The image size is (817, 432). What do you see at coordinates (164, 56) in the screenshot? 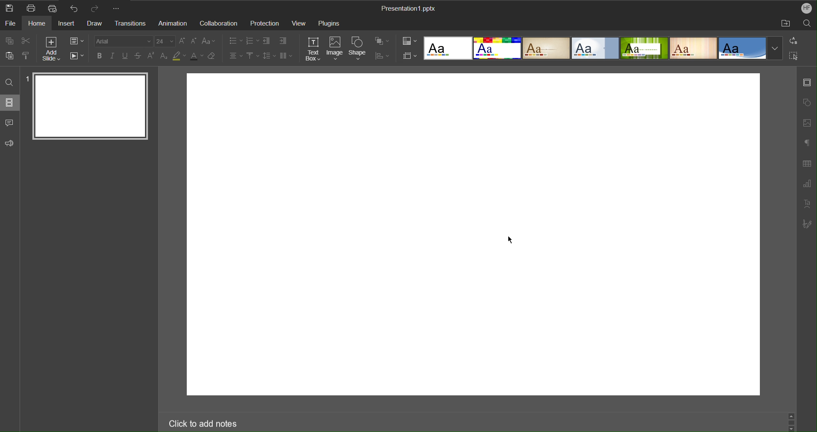
I see `Subscript` at bounding box center [164, 56].